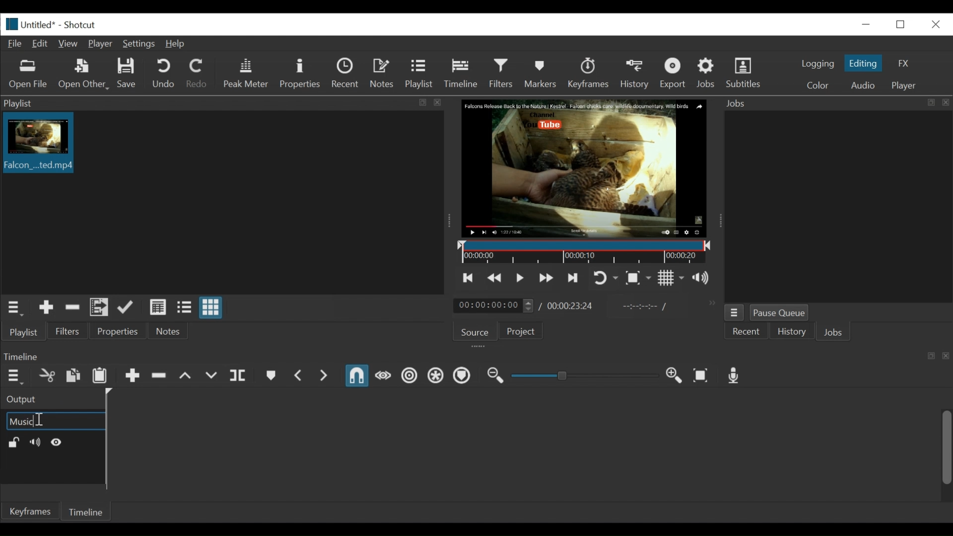  I want to click on Help, so click(175, 43).